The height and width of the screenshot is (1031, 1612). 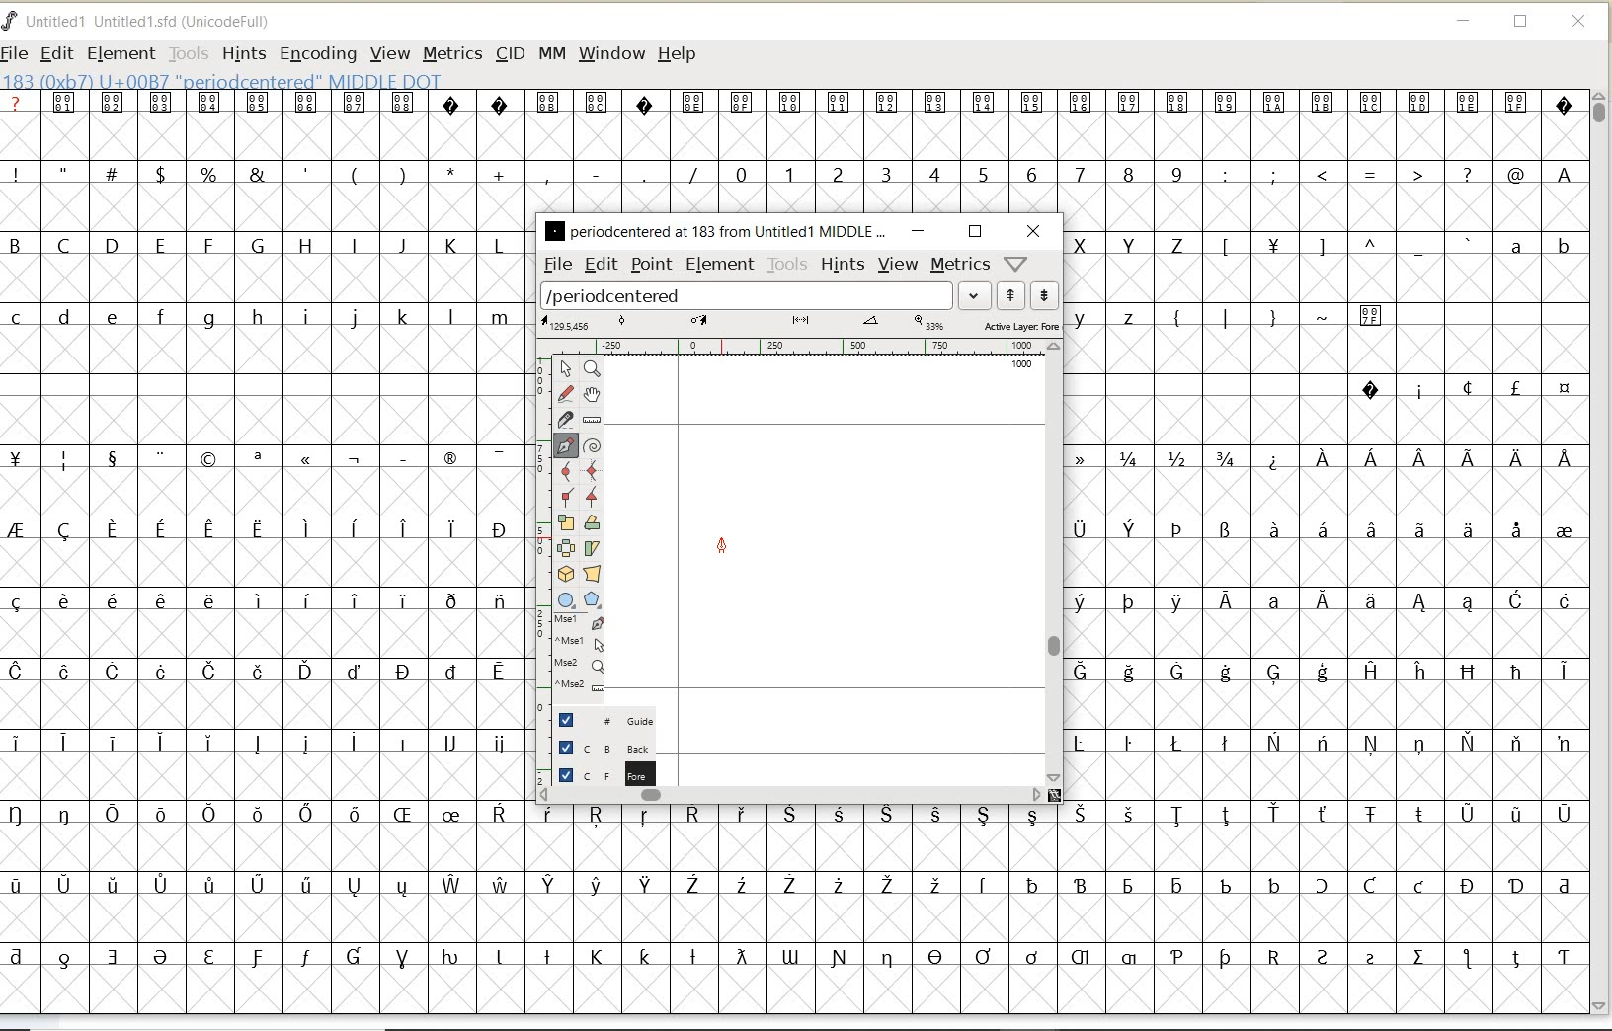 What do you see at coordinates (592, 420) in the screenshot?
I see `measure a distance, angle between points` at bounding box center [592, 420].